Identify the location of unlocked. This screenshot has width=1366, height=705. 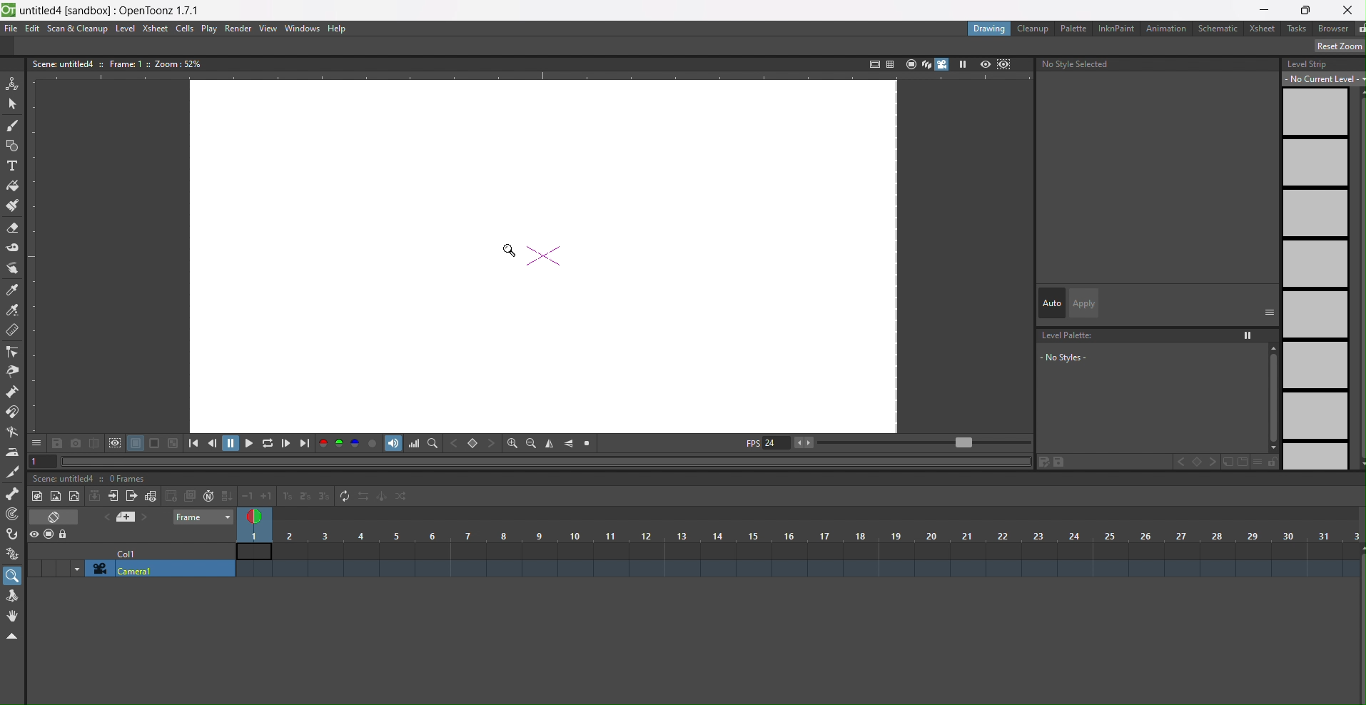
(1357, 29).